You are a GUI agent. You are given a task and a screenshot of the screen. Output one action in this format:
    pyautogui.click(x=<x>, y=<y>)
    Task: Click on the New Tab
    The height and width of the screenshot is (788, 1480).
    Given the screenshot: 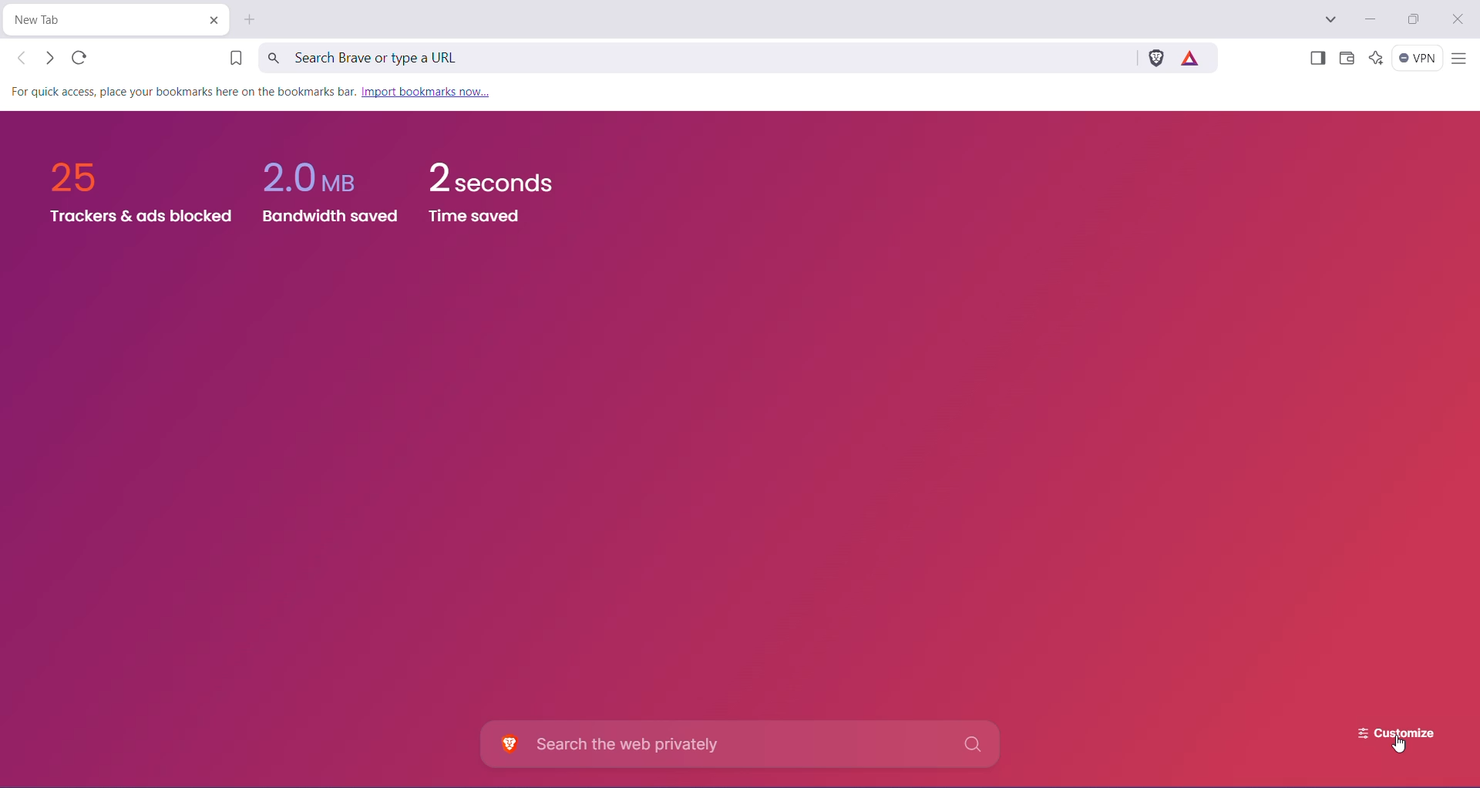 What is the action you would take?
    pyautogui.click(x=103, y=20)
    